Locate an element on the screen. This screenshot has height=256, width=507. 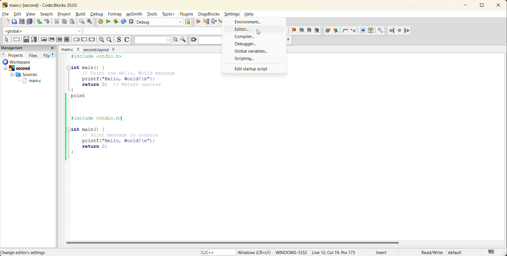
show select target dialog is located at coordinates (186, 22).